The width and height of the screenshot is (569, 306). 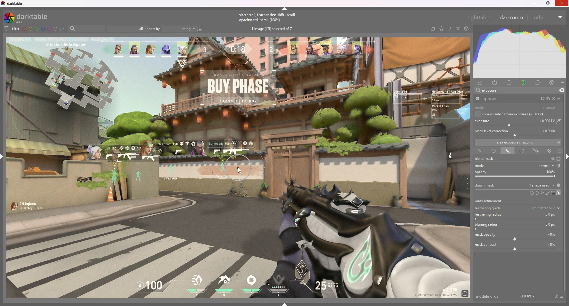 What do you see at coordinates (128, 29) in the screenshot?
I see `filter by images rating` at bounding box center [128, 29].